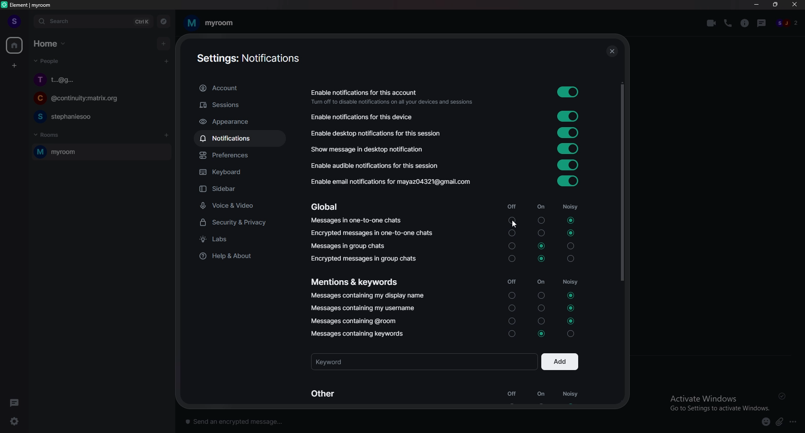  I want to click on enable notifications for this device, so click(367, 117).